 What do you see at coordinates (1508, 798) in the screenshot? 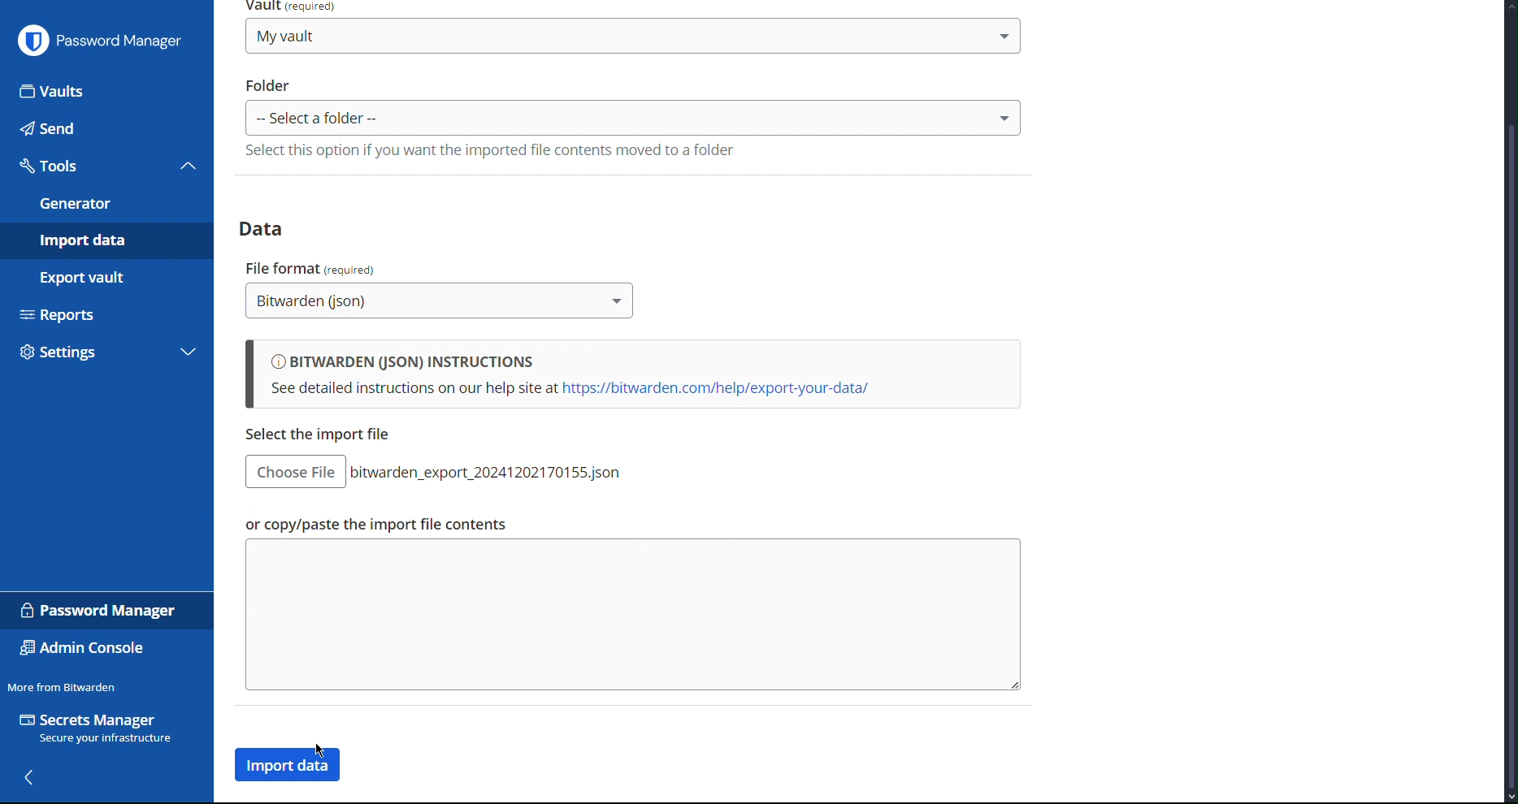
I see `scroll down` at bounding box center [1508, 798].